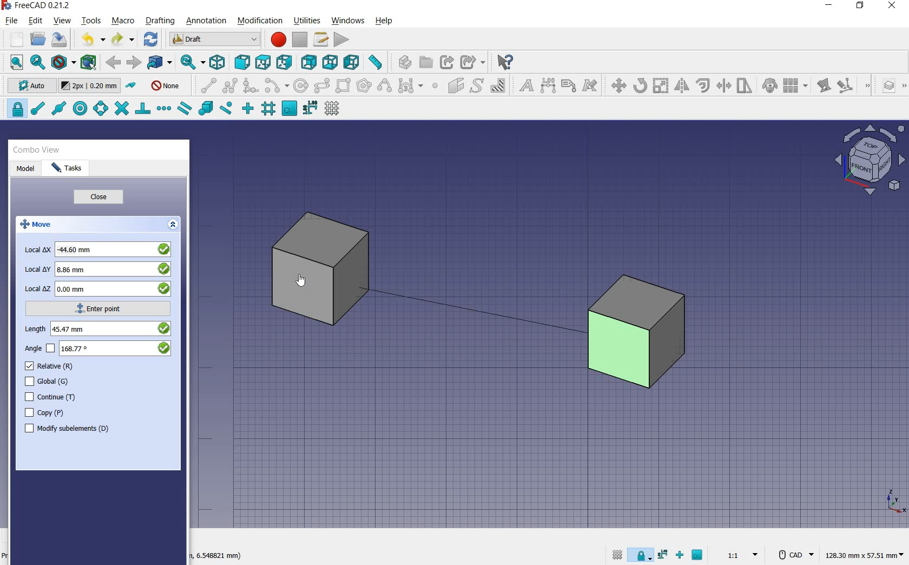 This screenshot has width=909, height=565. I want to click on clone, so click(770, 86).